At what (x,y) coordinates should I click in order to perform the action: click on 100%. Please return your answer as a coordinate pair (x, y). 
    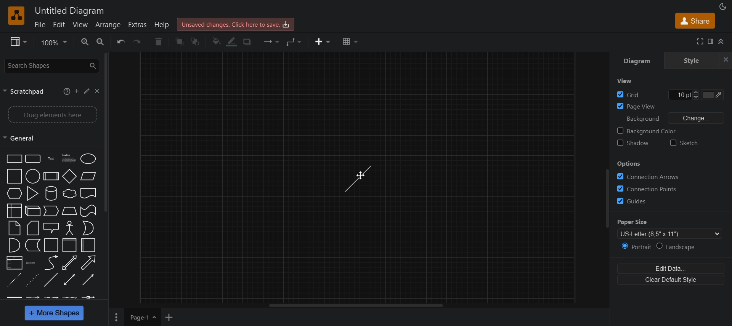
    Looking at the image, I should click on (54, 43).